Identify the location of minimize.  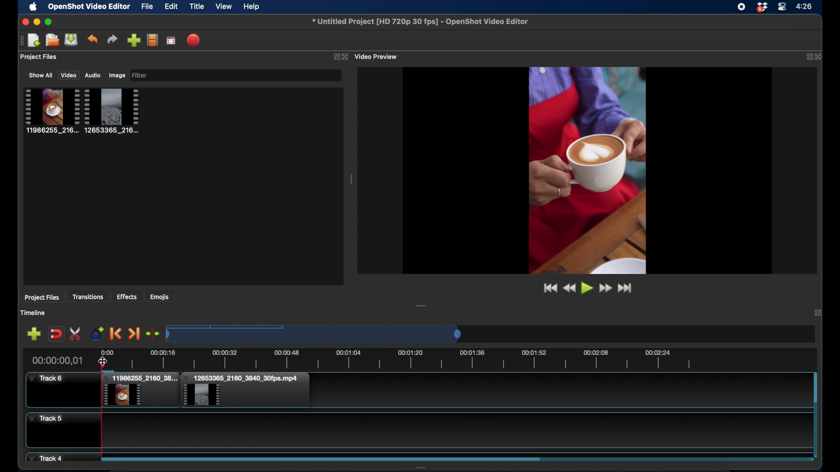
(36, 22).